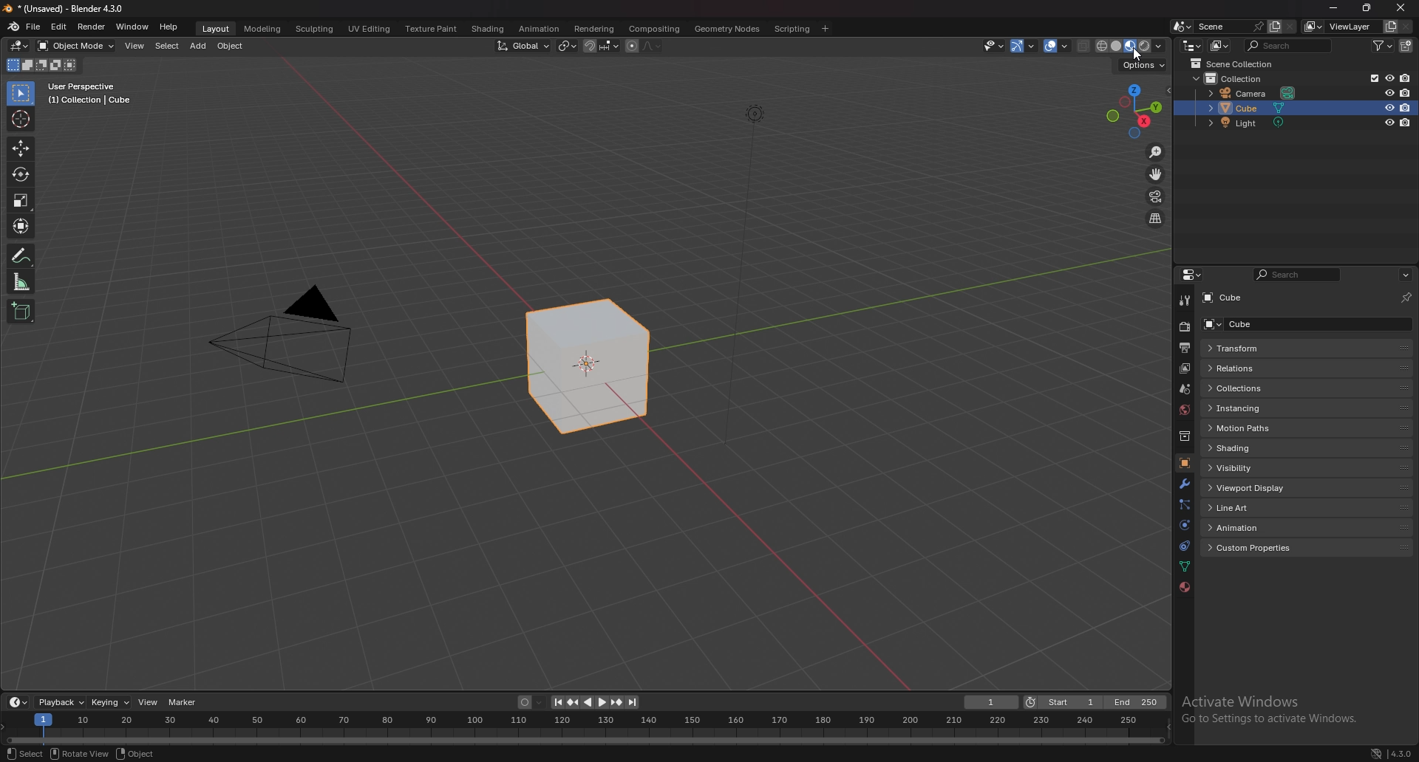  What do you see at coordinates (1184, 348) in the screenshot?
I see `output` at bounding box center [1184, 348].